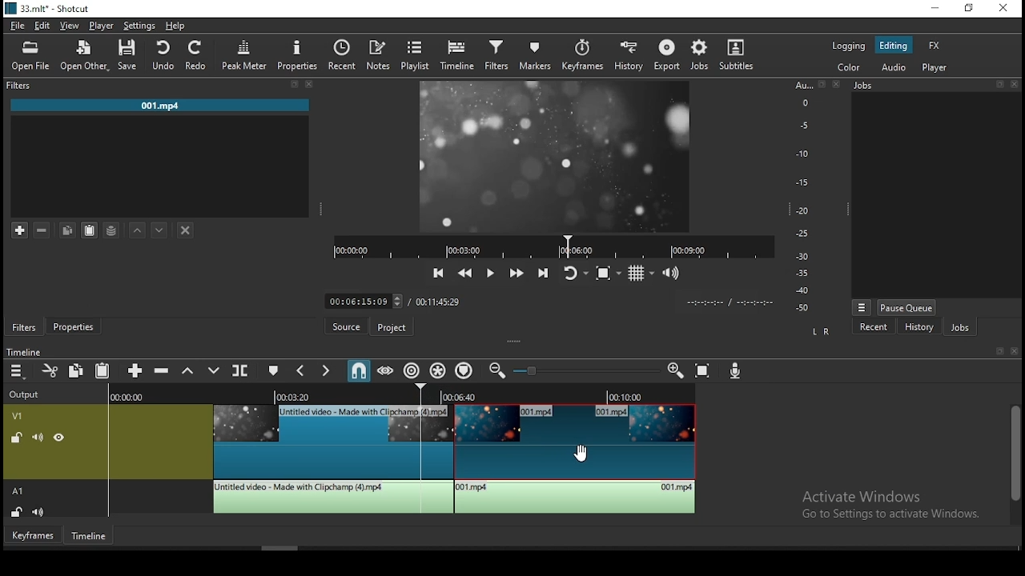 This screenshot has width=1025, height=576. Describe the element at coordinates (553, 246) in the screenshot. I see `video progress bar` at that location.